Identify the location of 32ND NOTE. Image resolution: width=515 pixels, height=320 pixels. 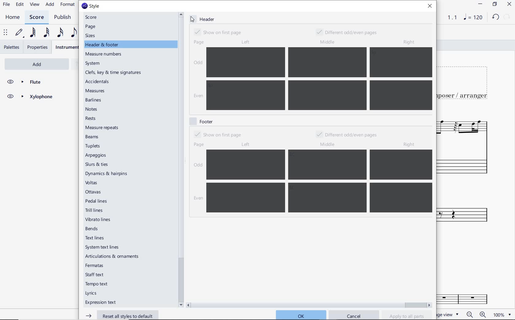
(46, 32).